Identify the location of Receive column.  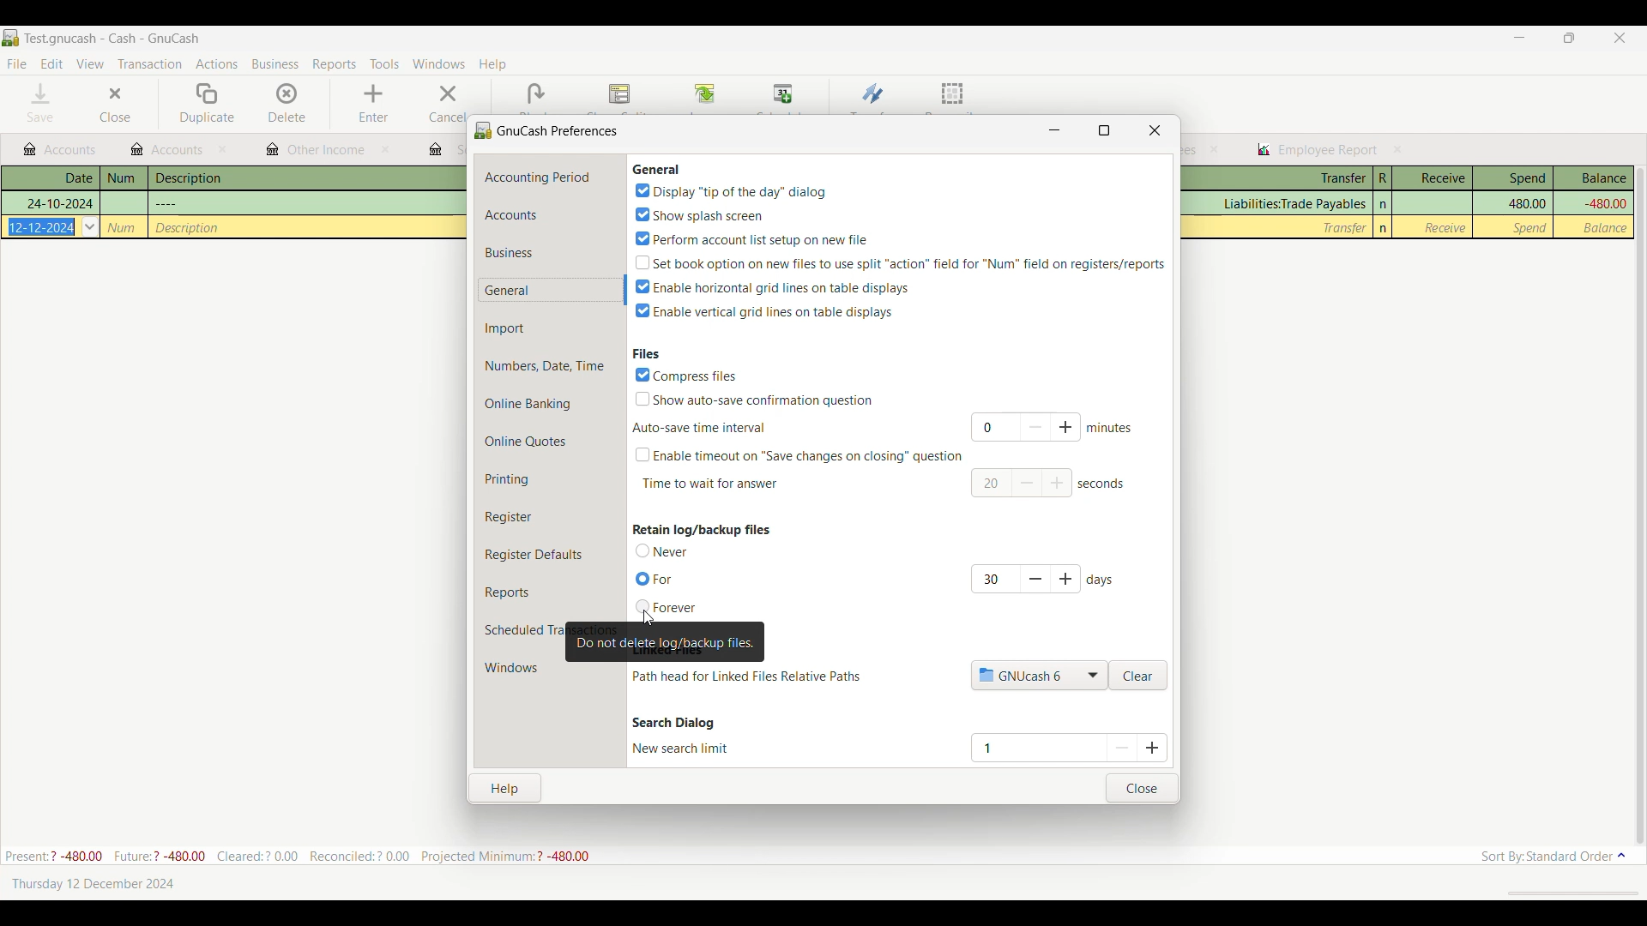
(1445, 227).